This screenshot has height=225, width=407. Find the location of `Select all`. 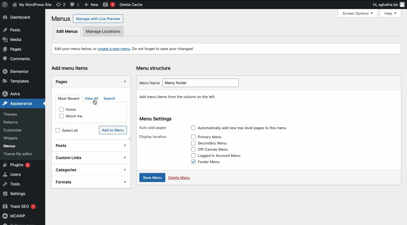

Select all is located at coordinates (76, 130).